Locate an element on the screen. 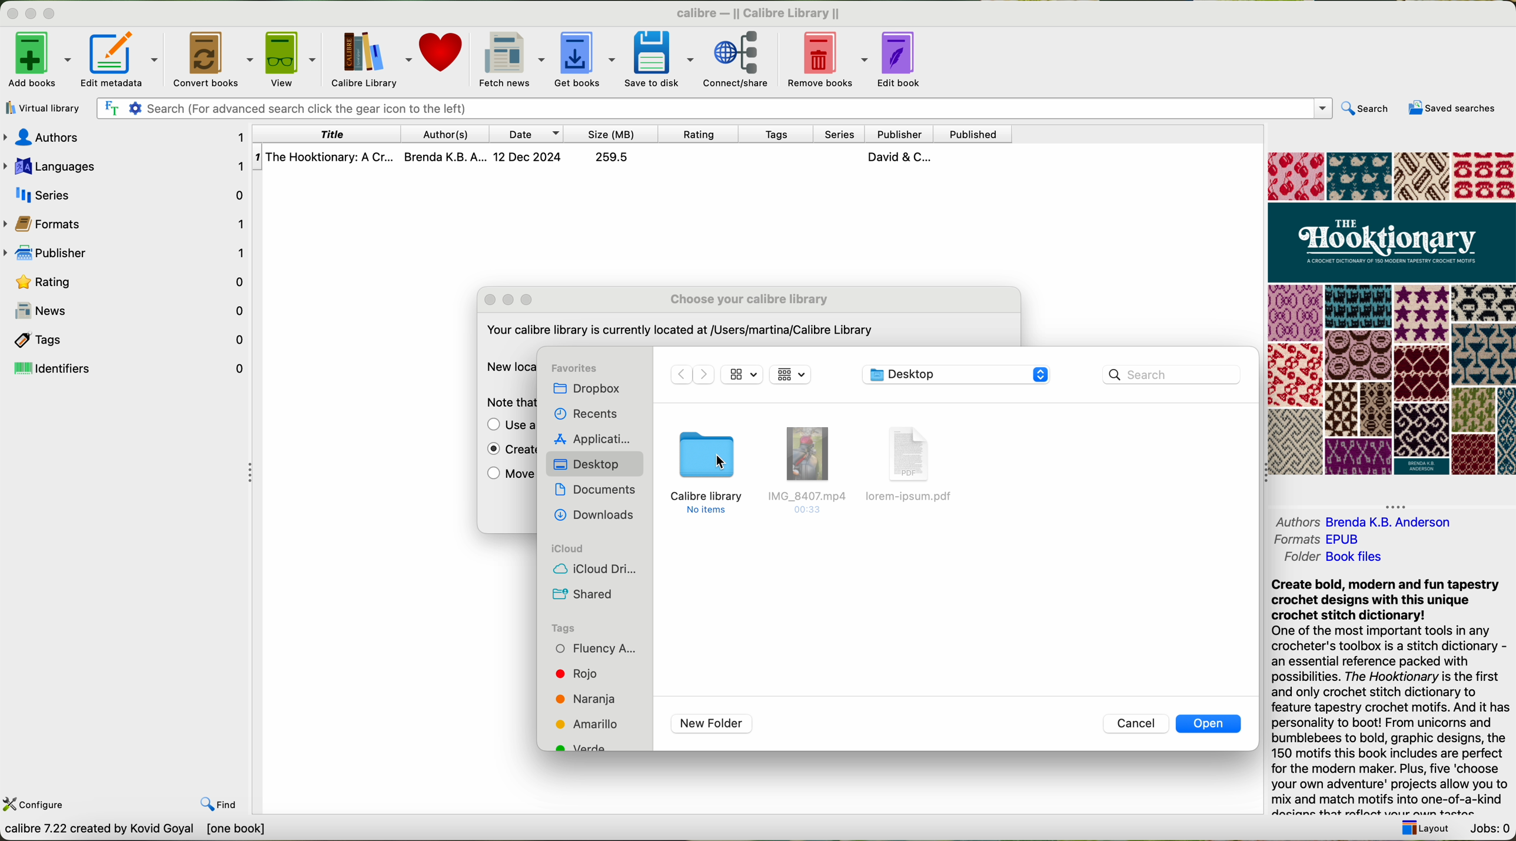  desktop is located at coordinates (593, 464).